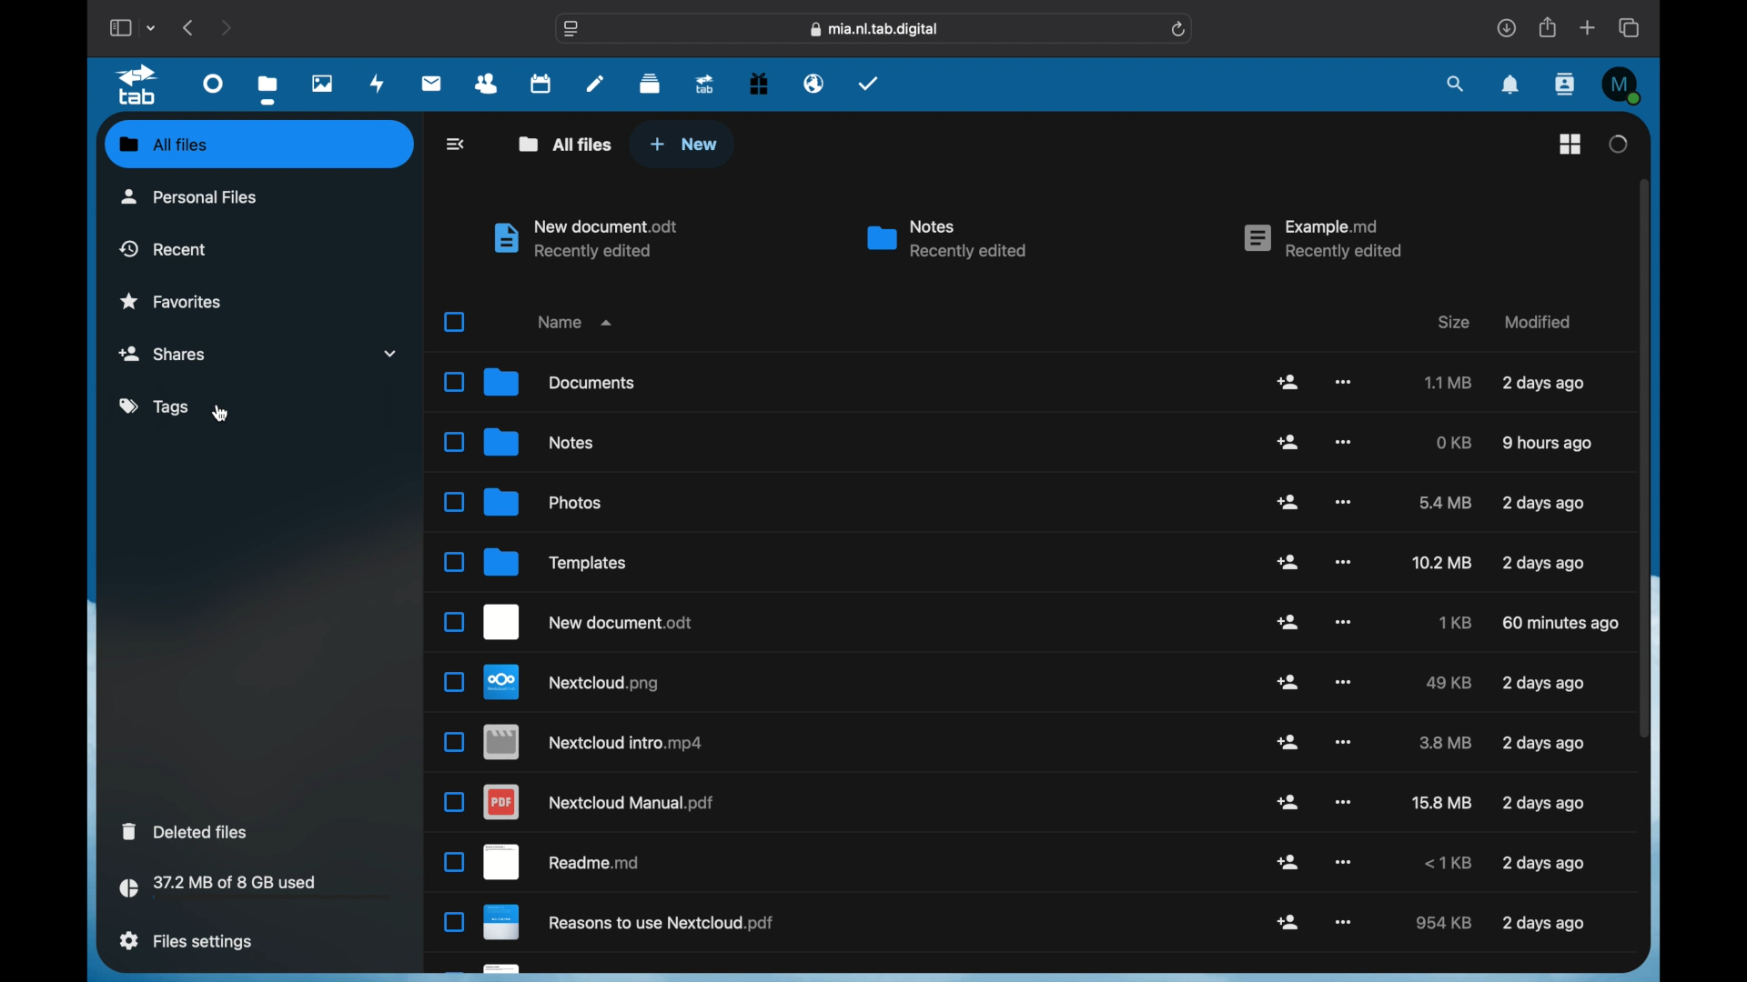 The image size is (1747, 982). What do you see at coordinates (1543, 684) in the screenshot?
I see `modified` at bounding box center [1543, 684].